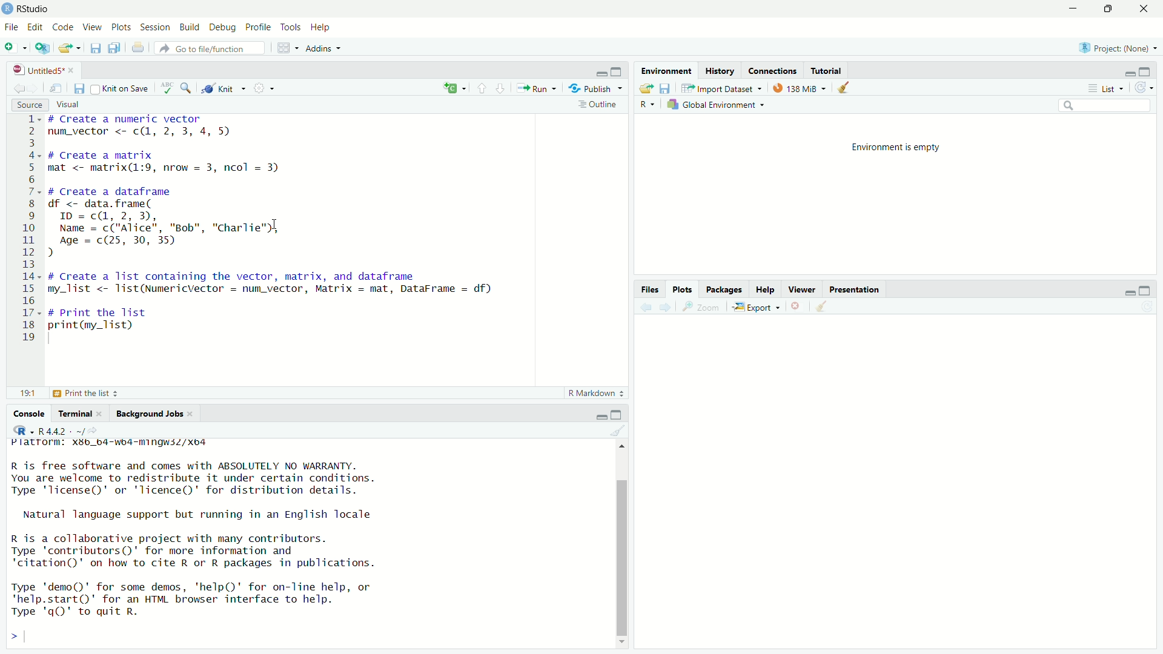 This screenshot has height=654, width=1163. Describe the element at coordinates (169, 87) in the screenshot. I see `abc` at that location.